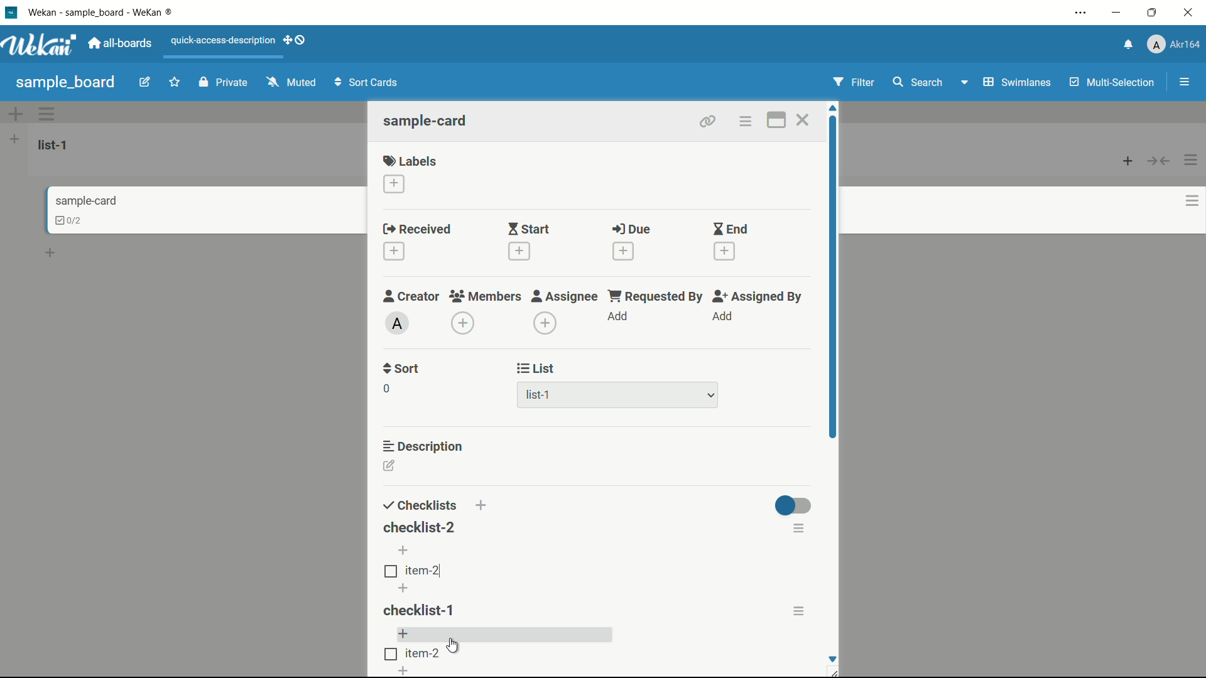 This screenshot has height=678, width=1206. Describe the element at coordinates (759, 296) in the screenshot. I see `assigned by` at that location.